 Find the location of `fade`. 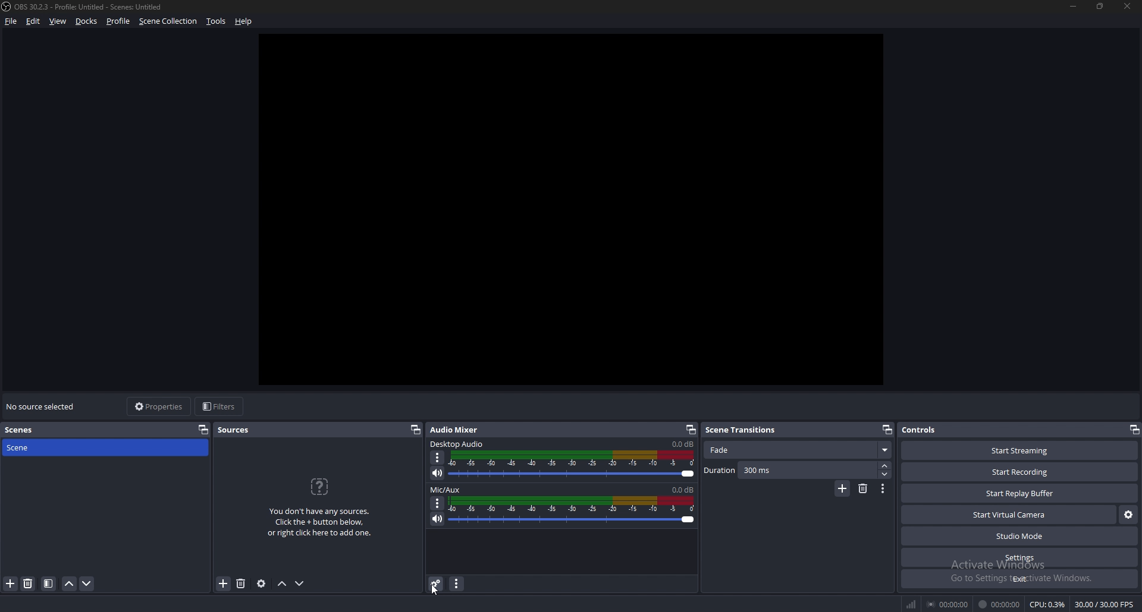

fade is located at coordinates (798, 450).